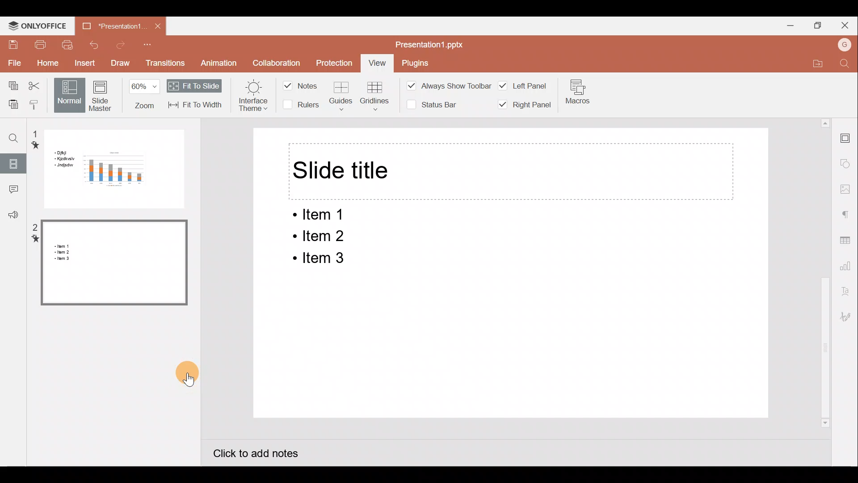 This screenshot has width=858, height=483. I want to click on Cursor, so click(190, 372).